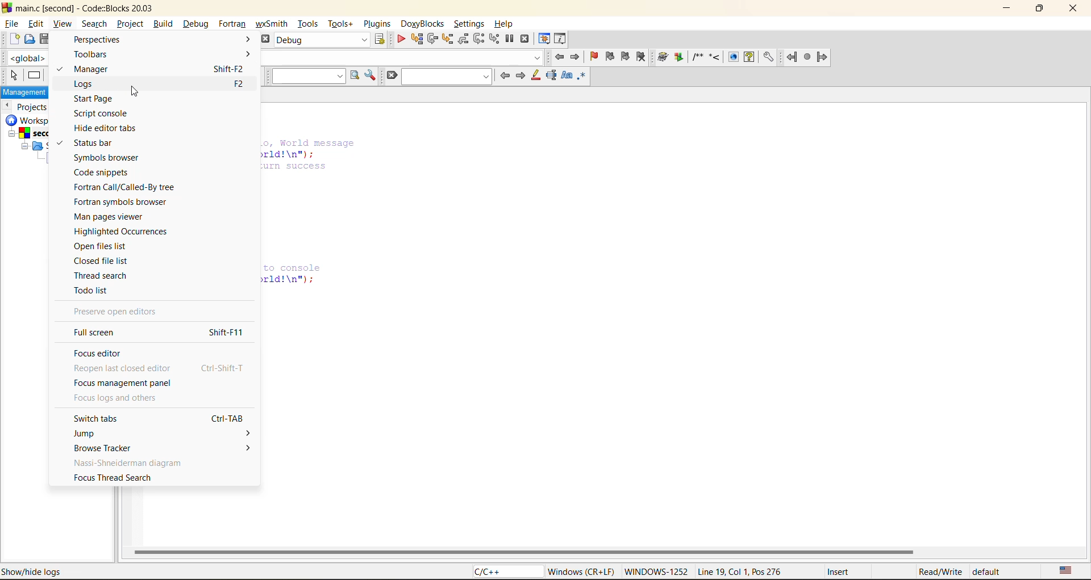 The height and width of the screenshot is (580, 1091). I want to click on Ctrl-Shift-T, so click(222, 367).